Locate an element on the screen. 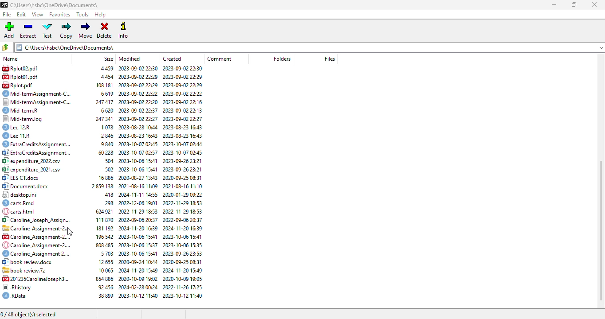 The height and width of the screenshot is (319, 605). size is located at coordinates (109, 58).